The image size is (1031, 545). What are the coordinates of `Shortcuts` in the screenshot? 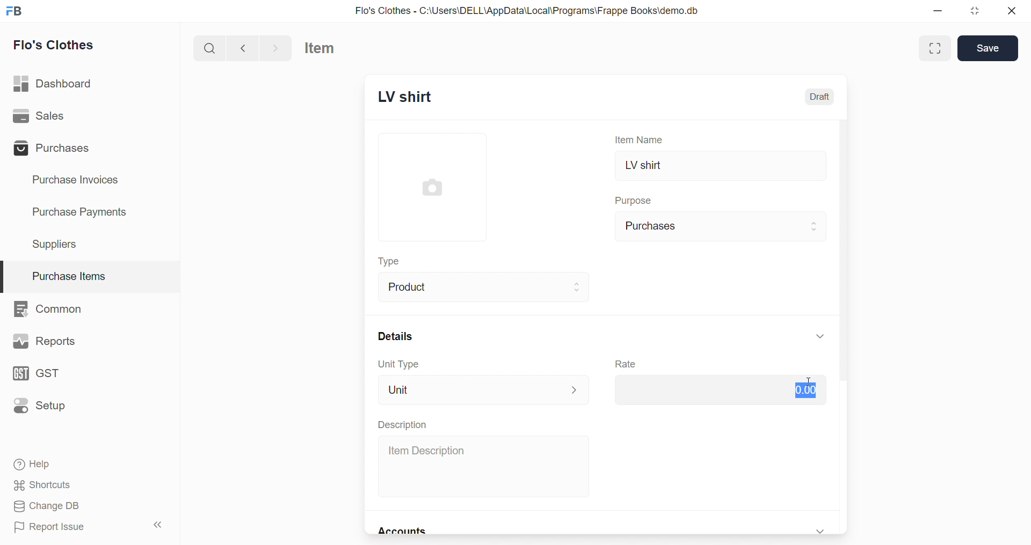 It's located at (86, 484).